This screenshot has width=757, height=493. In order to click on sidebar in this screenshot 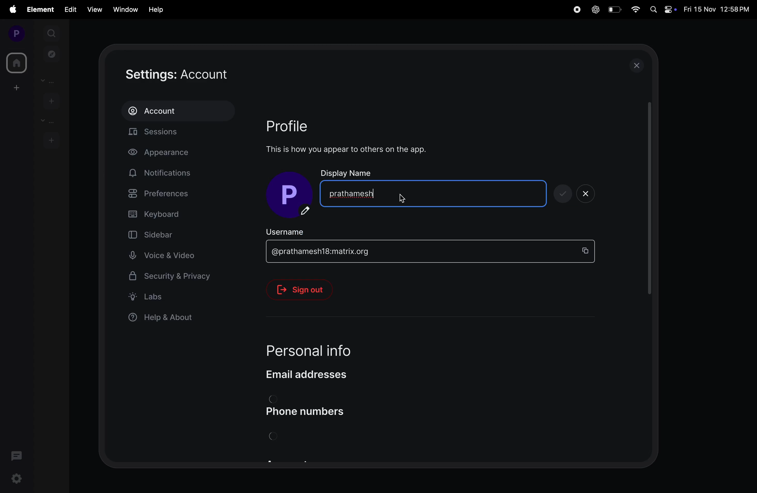, I will do `click(163, 234)`.